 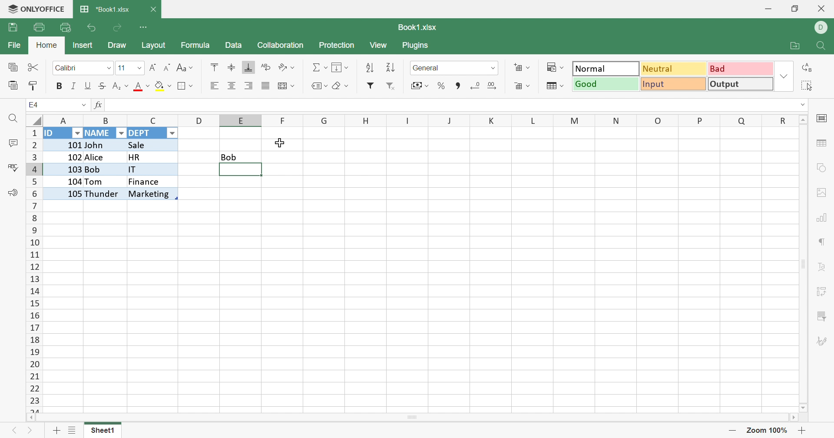 What do you see at coordinates (476, 86) in the screenshot?
I see `Decrease decimal` at bounding box center [476, 86].